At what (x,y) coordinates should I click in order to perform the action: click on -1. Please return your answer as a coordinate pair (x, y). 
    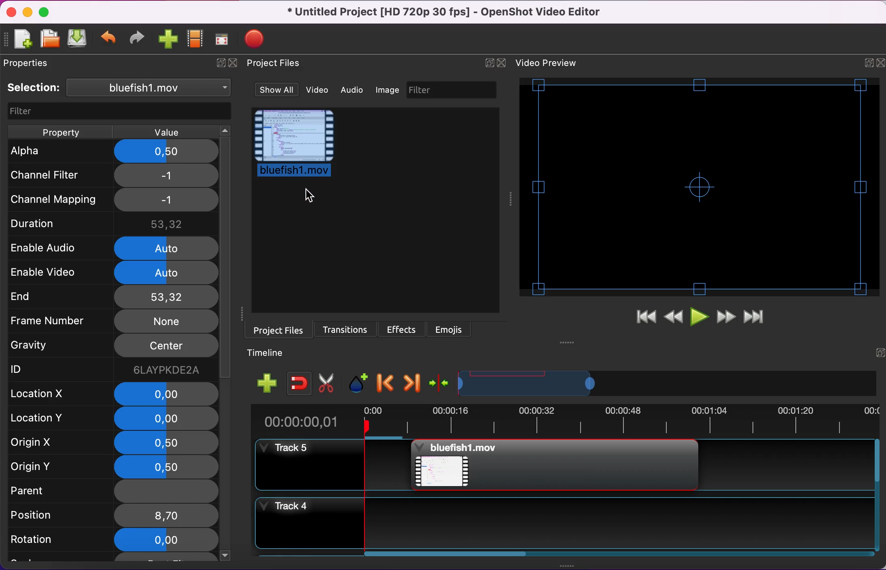
    Looking at the image, I should click on (167, 200).